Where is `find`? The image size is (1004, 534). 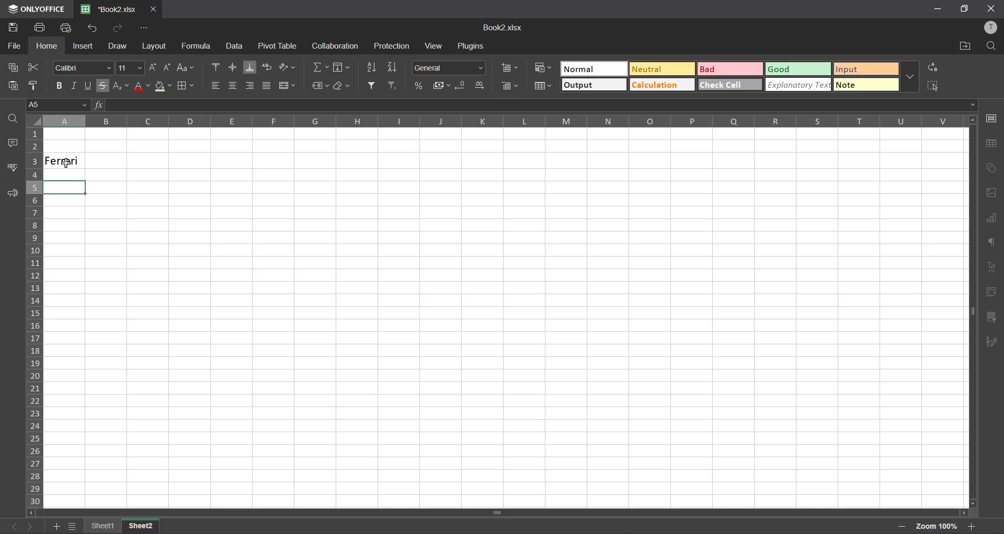
find is located at coordinates (14, 121).